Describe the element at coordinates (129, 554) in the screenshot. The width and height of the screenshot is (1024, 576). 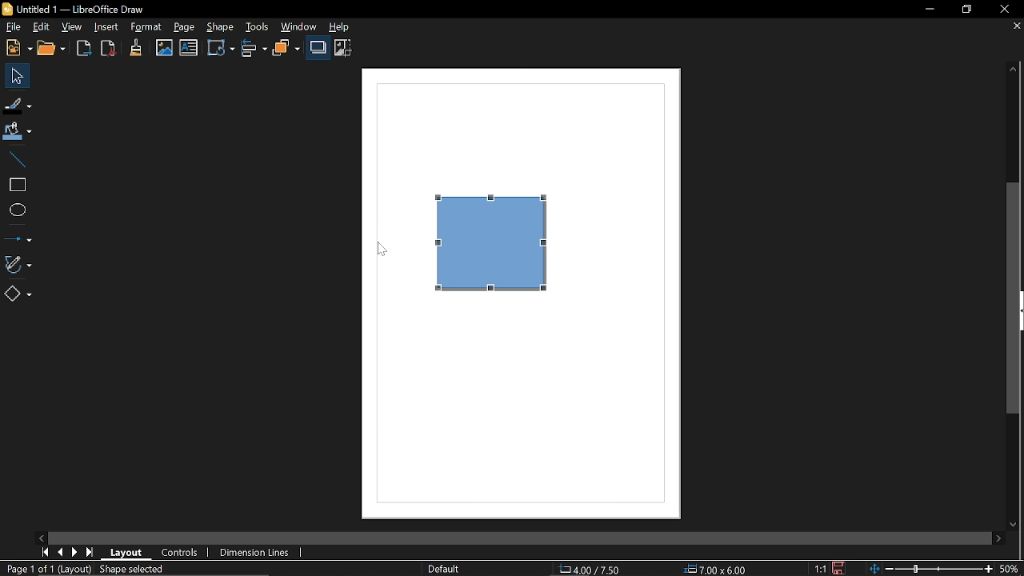
I see `Layout` at that location.